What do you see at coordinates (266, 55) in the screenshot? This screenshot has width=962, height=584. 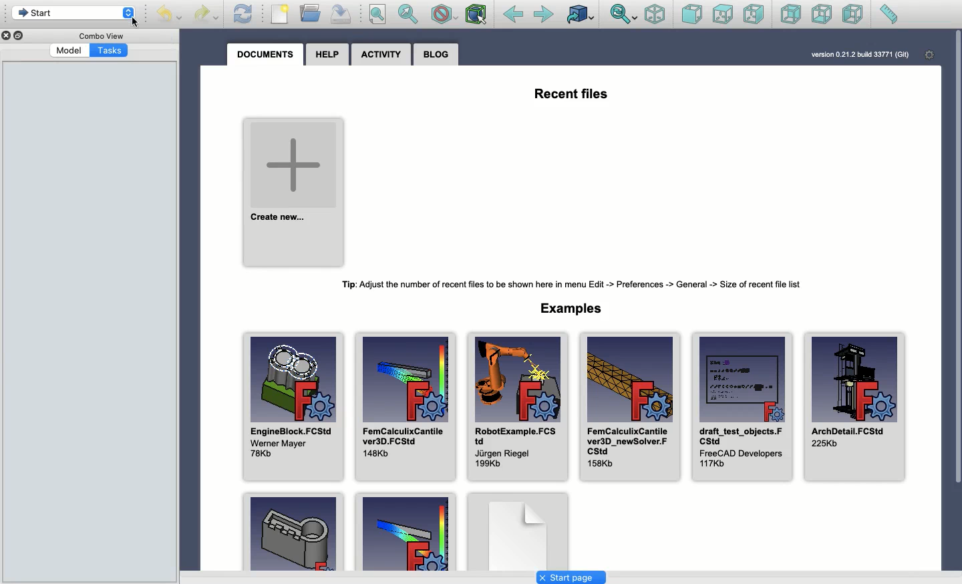 I see `Documents` at bounding box center [266, 55].